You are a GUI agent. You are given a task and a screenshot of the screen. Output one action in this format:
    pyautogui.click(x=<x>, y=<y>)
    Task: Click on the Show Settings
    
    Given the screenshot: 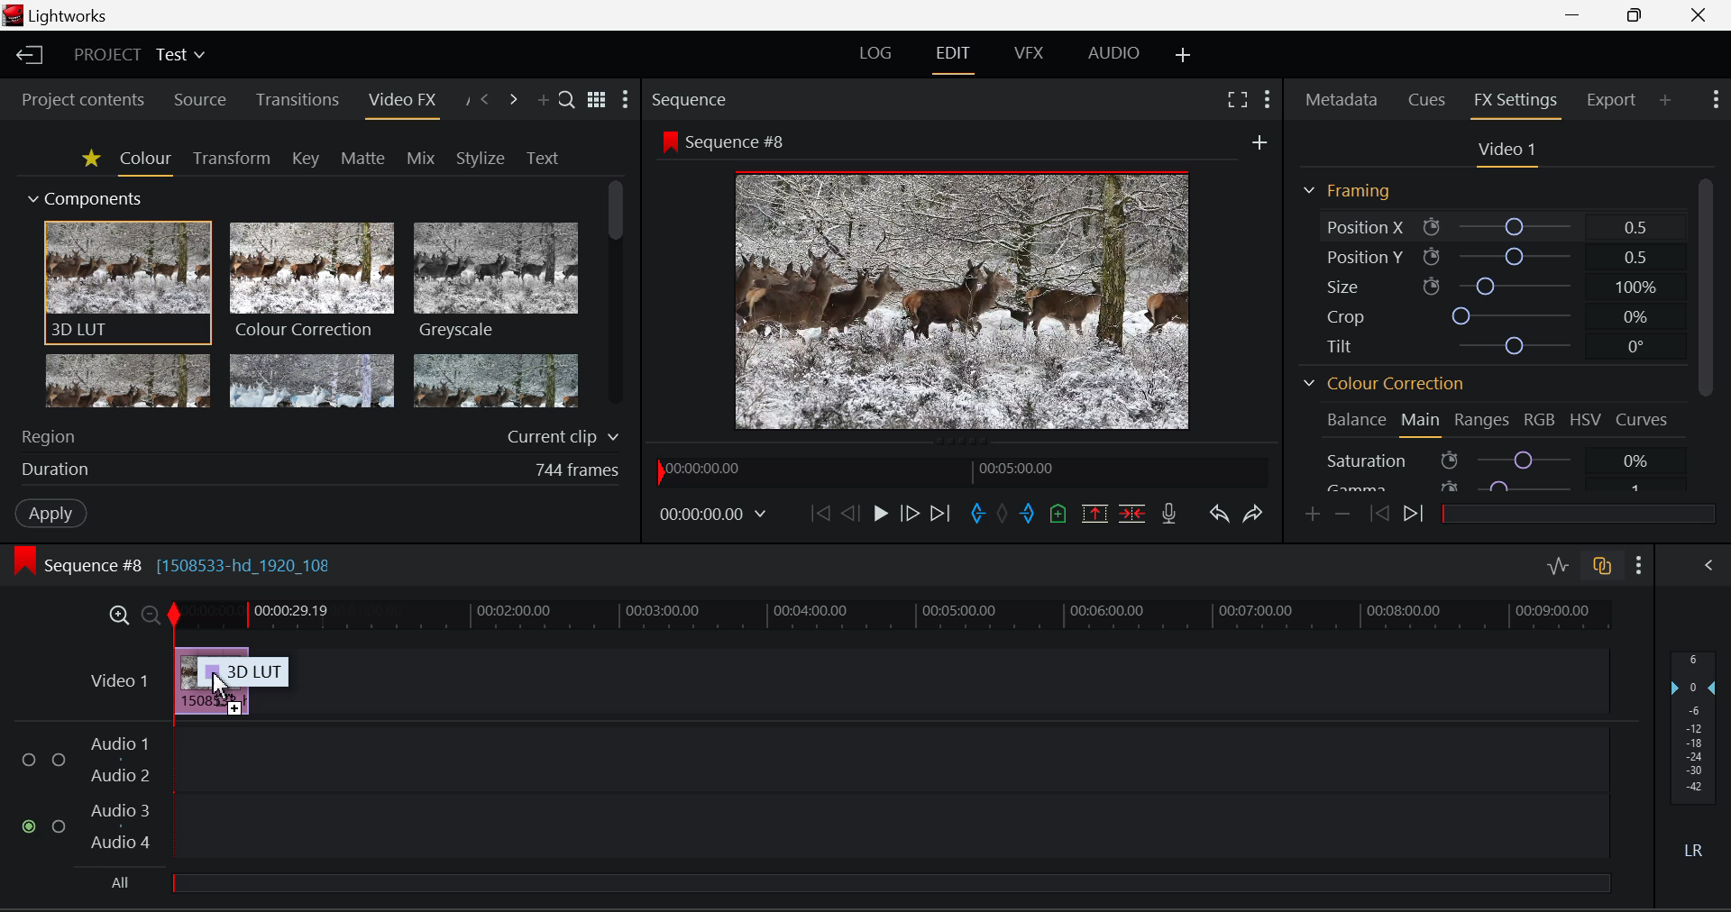 What is the action you would take?
    pyautogui.click(x=1714, y=100)
    